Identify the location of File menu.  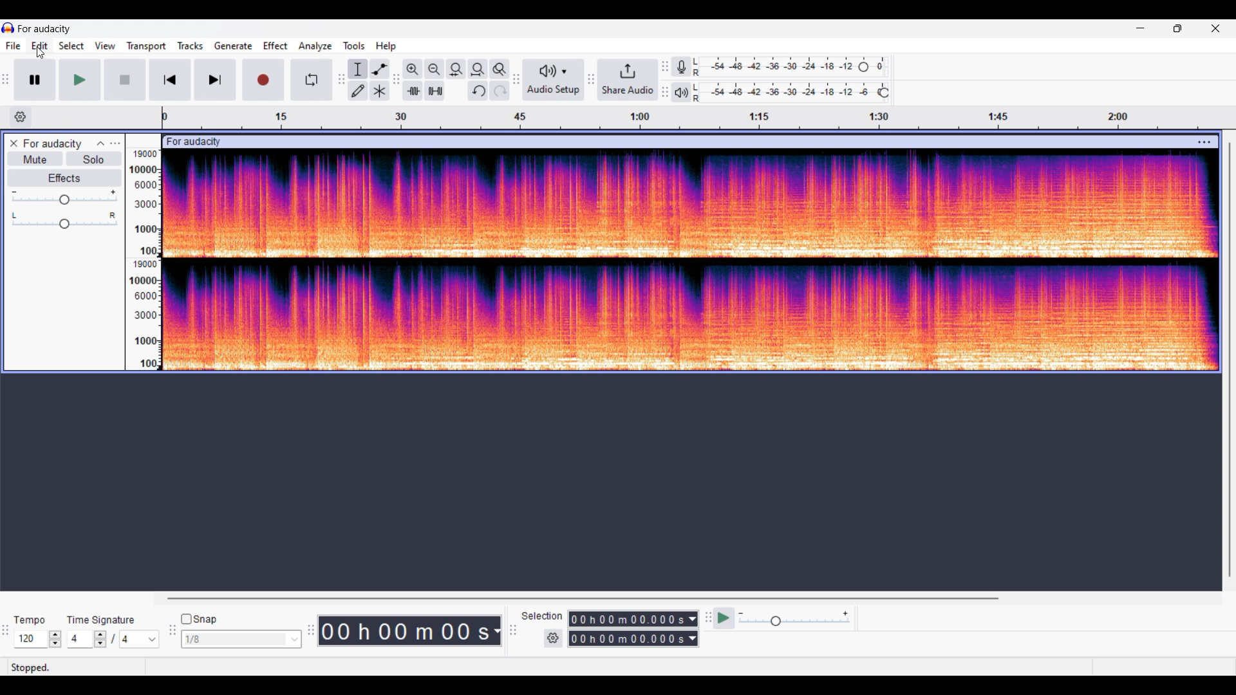
(14, 46).